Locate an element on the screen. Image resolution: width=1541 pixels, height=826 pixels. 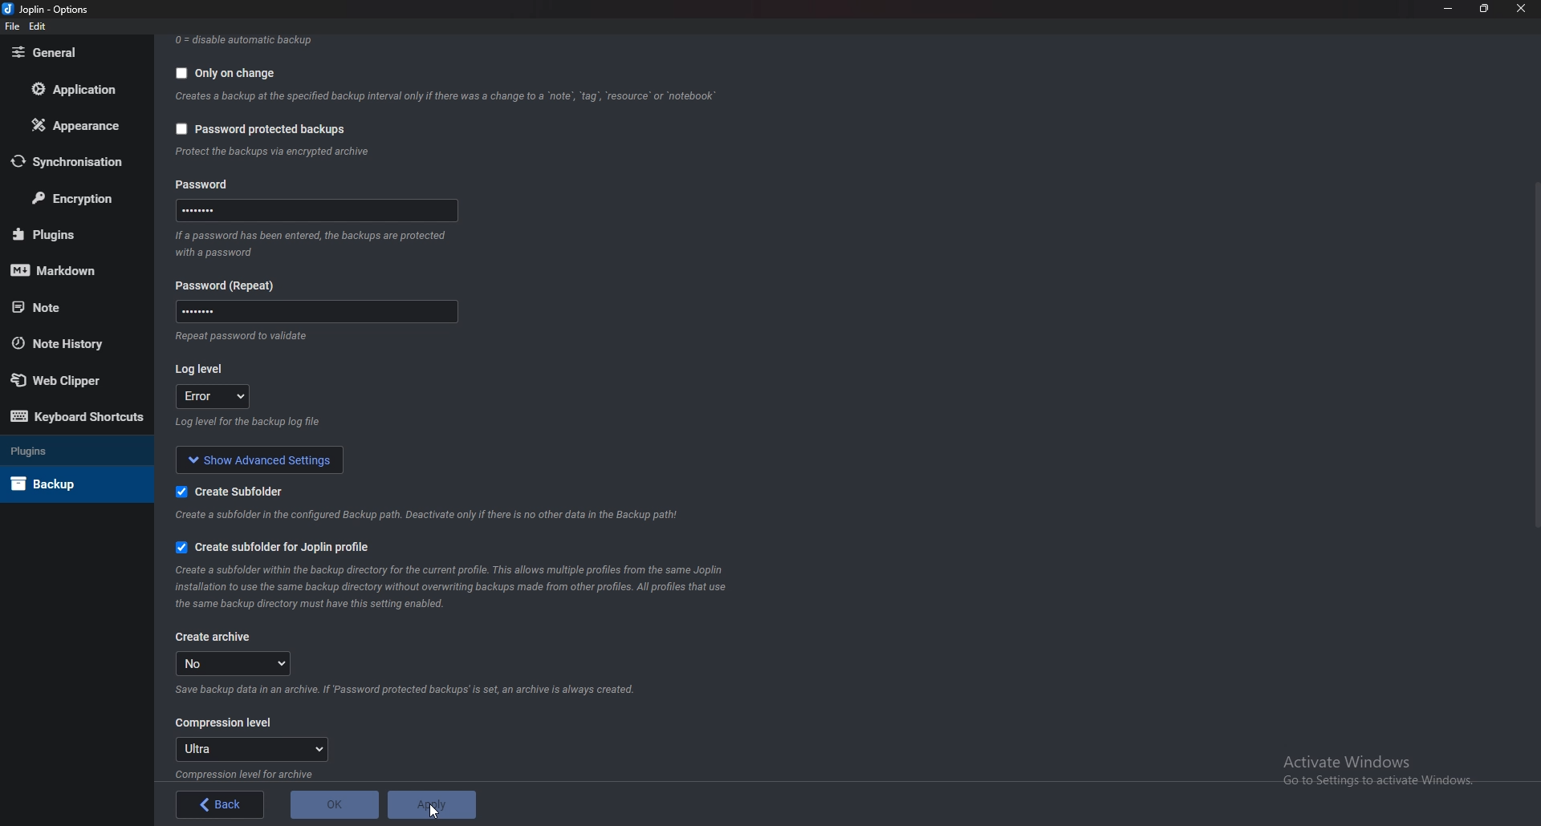
markdown is located at coordinates (71, 269).